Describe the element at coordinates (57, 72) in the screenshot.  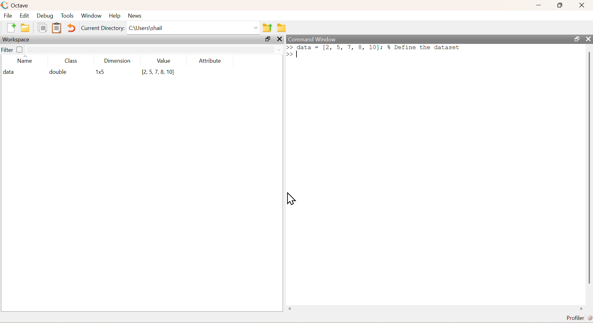
I see `double` at that location.